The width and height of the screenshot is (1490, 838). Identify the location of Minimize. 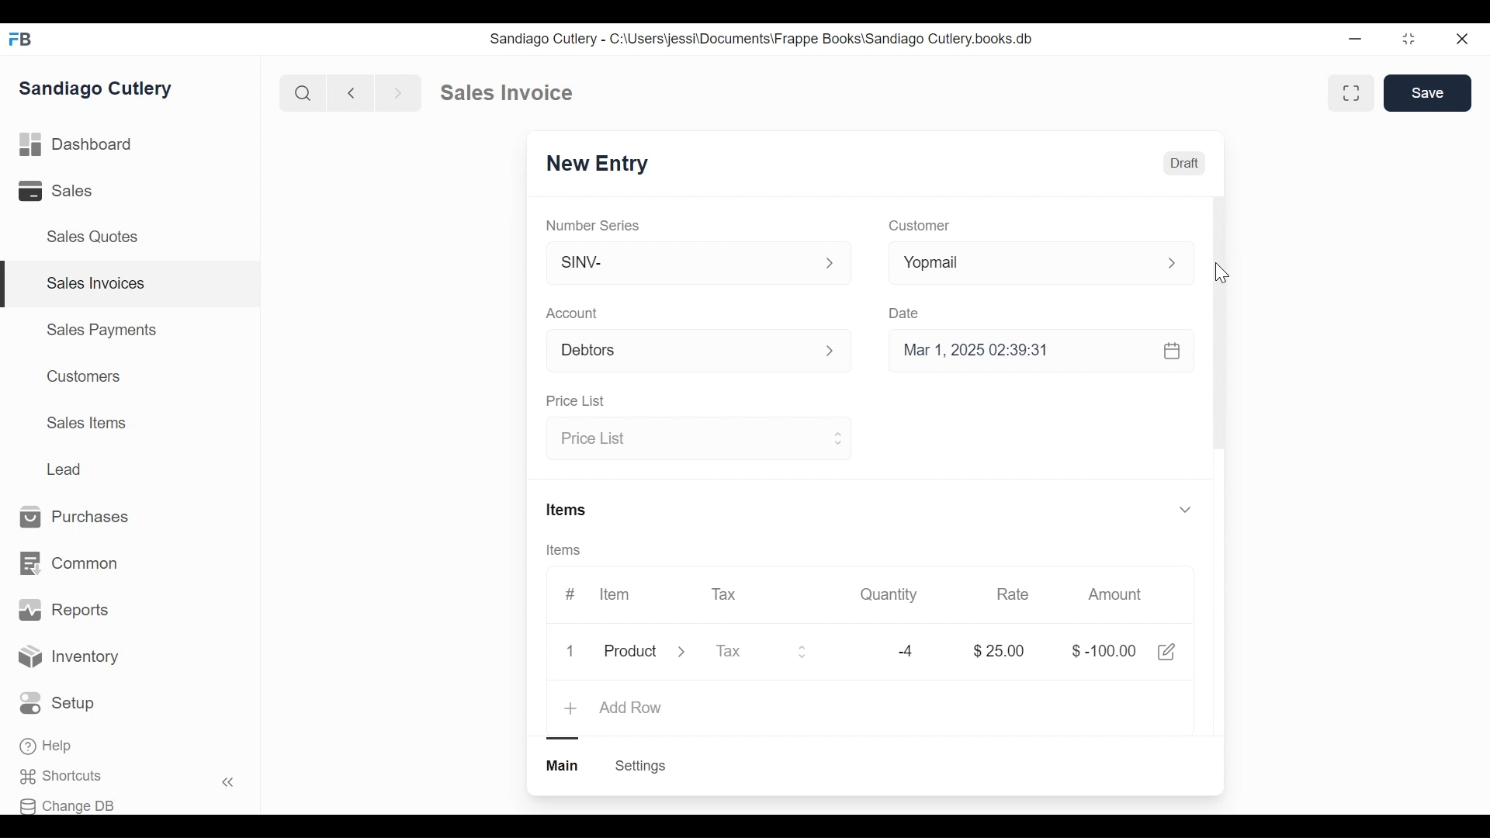
(1353, 39).